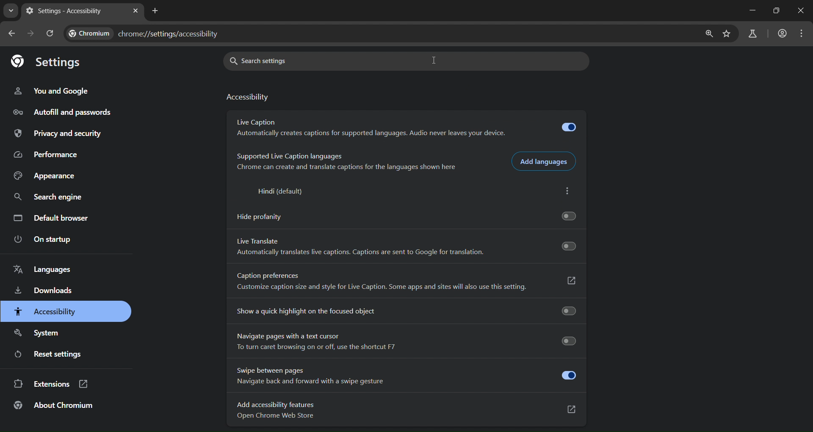  What do you see at coordinates (278, 192) in the screenshot?
I see `Hindi (default)` at bounding box center [278, 192].